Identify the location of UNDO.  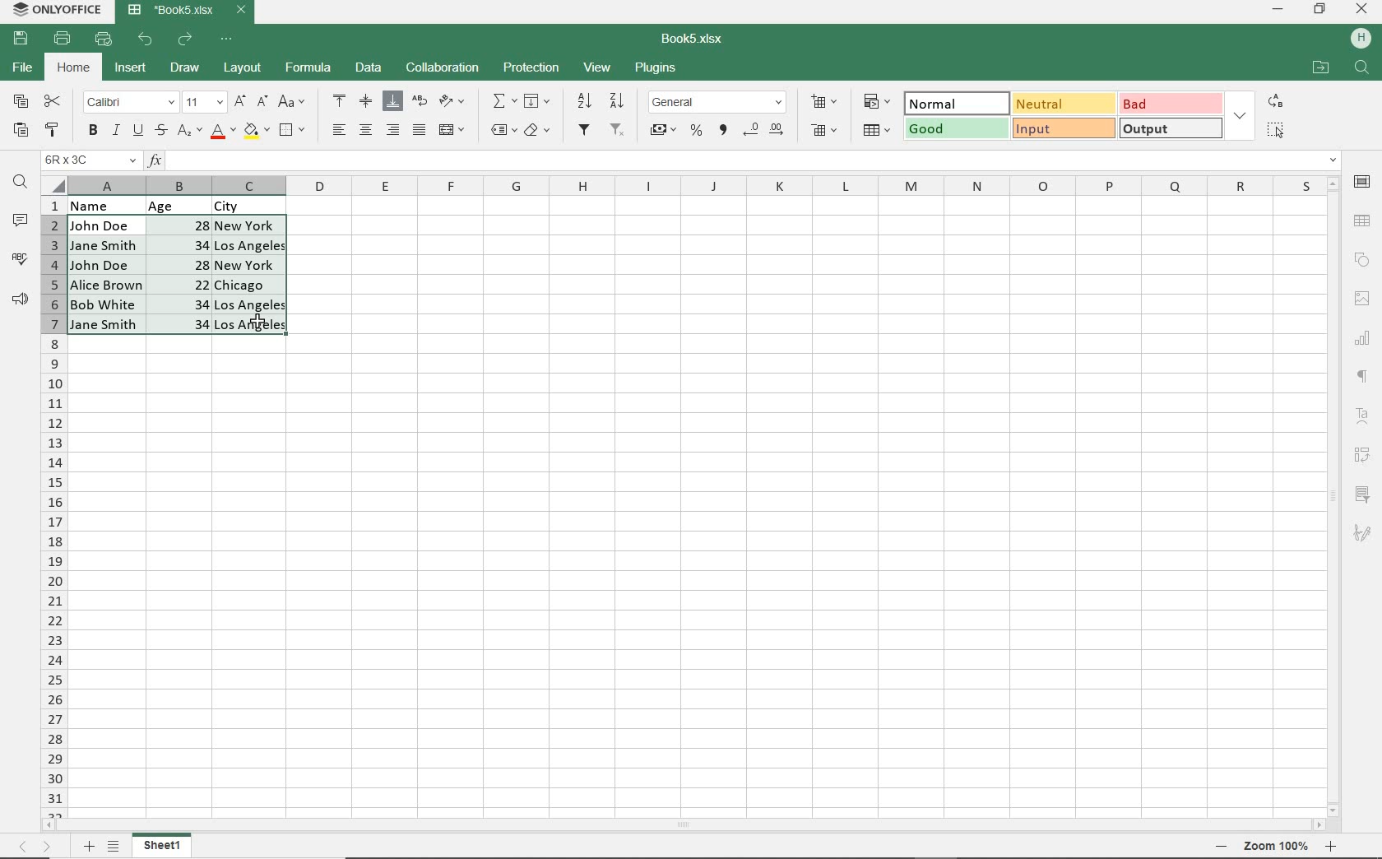
(147, 39).